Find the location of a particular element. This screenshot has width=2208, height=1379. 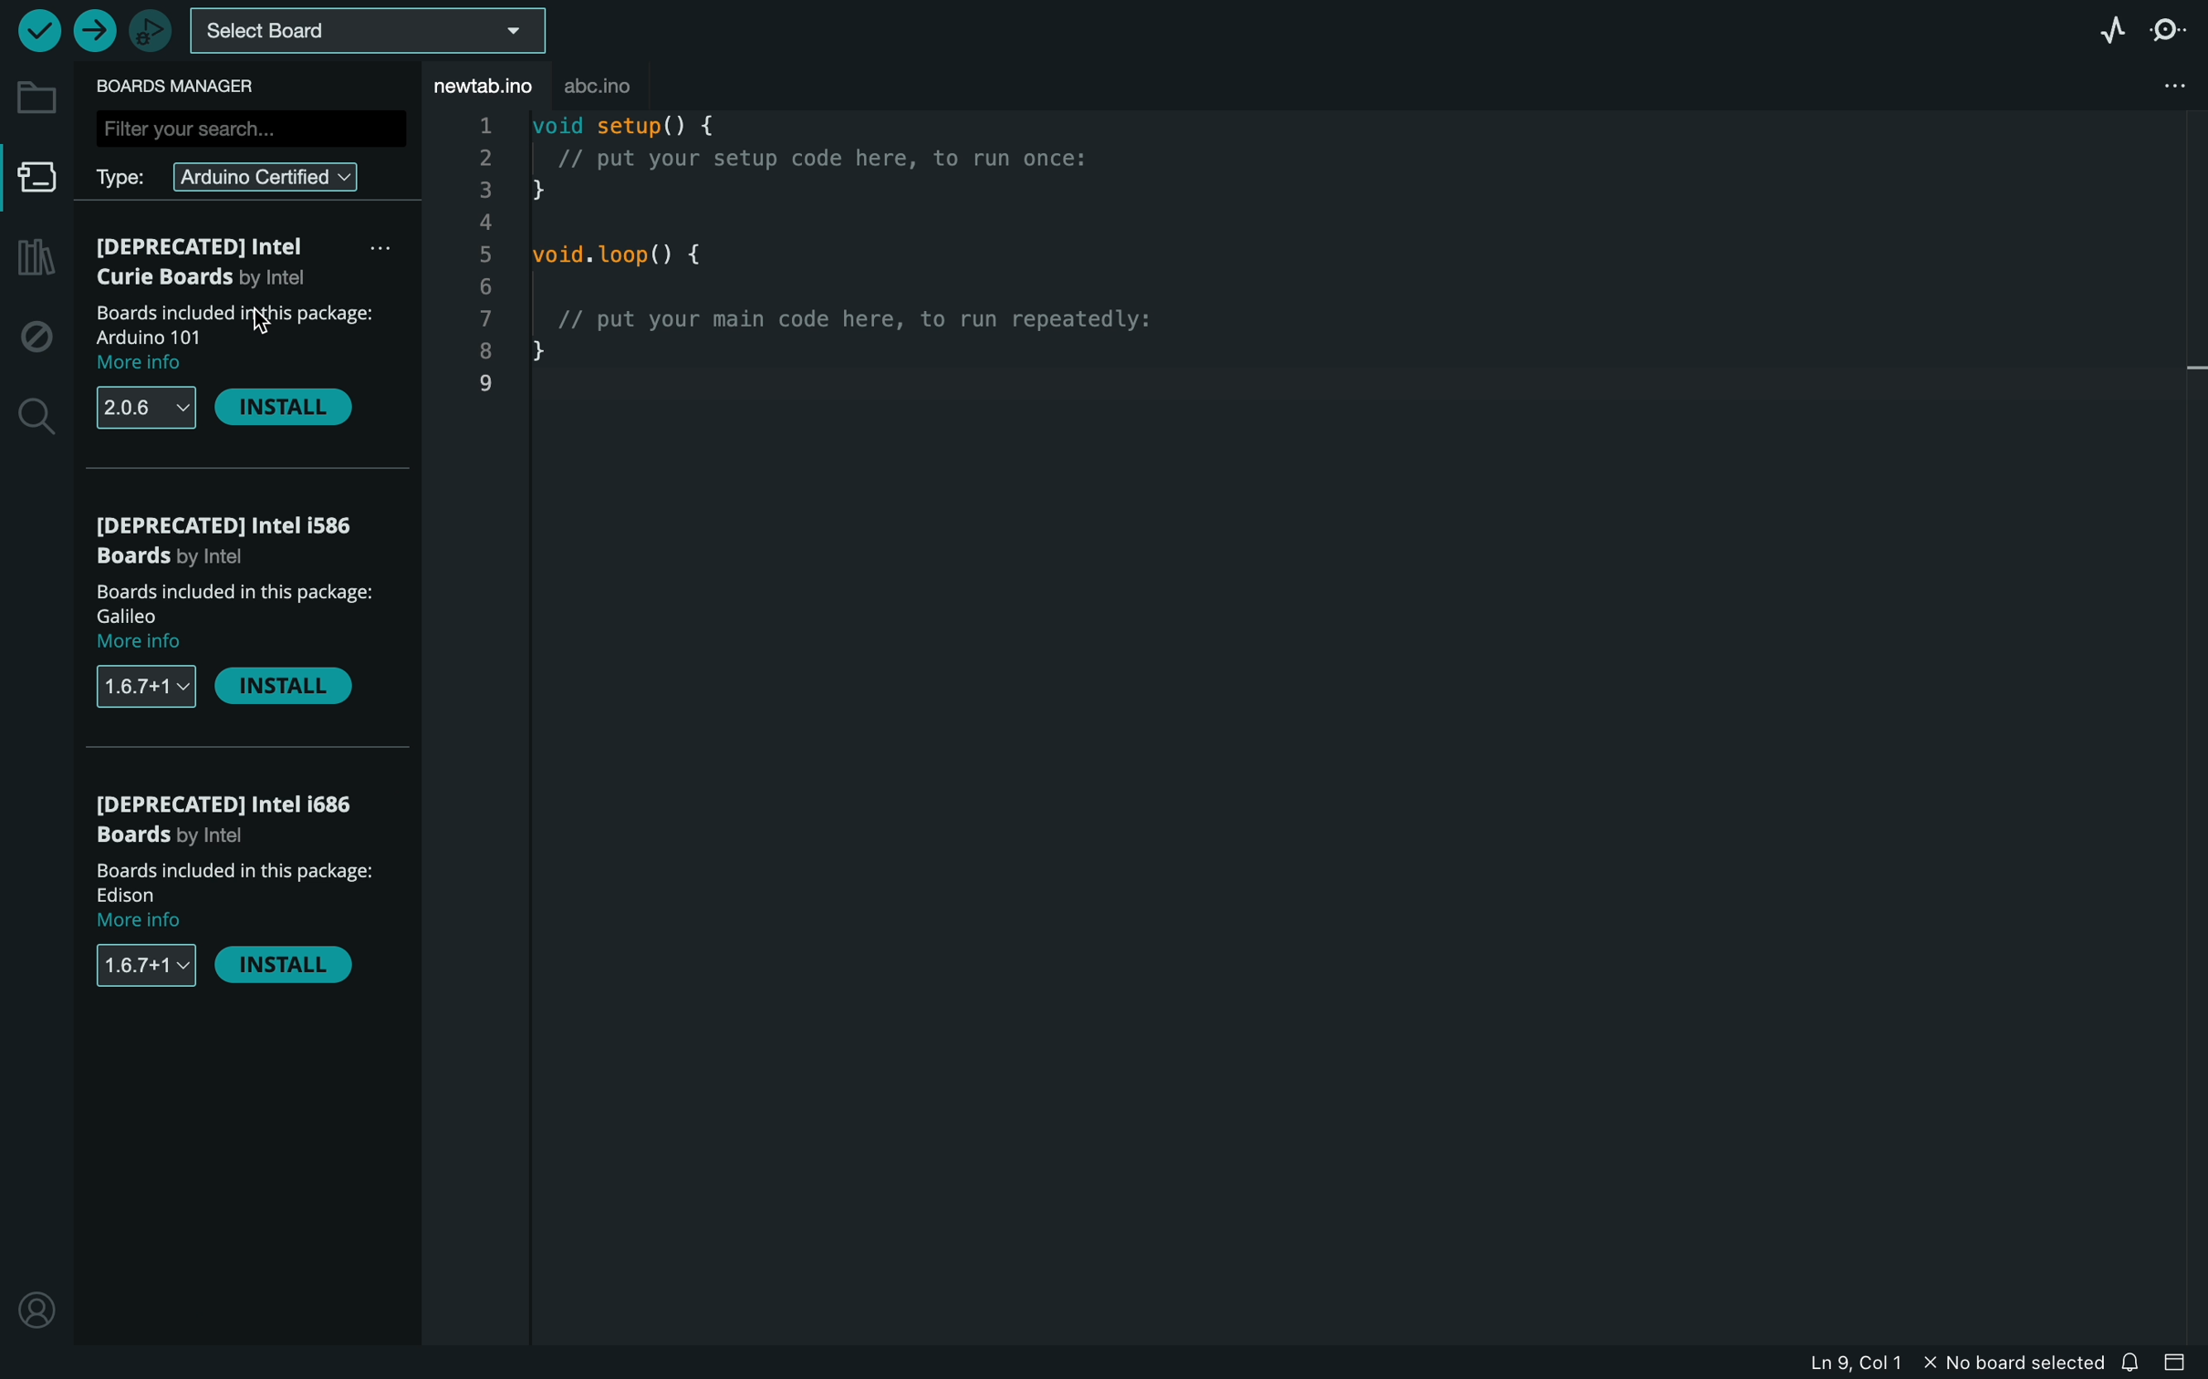

versions is located at coordinates (150, 407).